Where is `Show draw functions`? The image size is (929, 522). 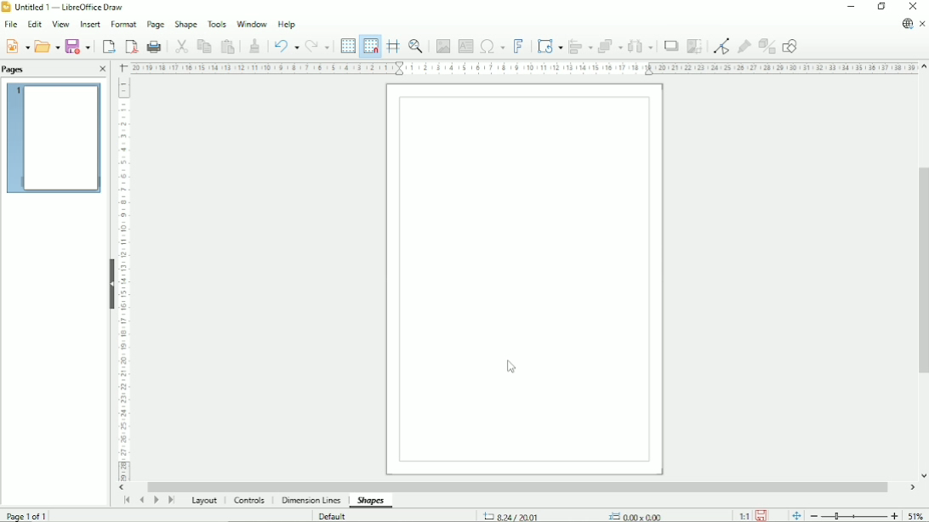 Show draw functions is located at coordinates (791, 46).